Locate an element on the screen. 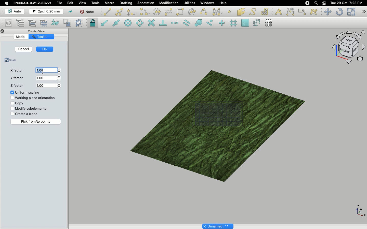 This screenshot has height=229, width=367. Dimension is located at coordinates (290, 11).